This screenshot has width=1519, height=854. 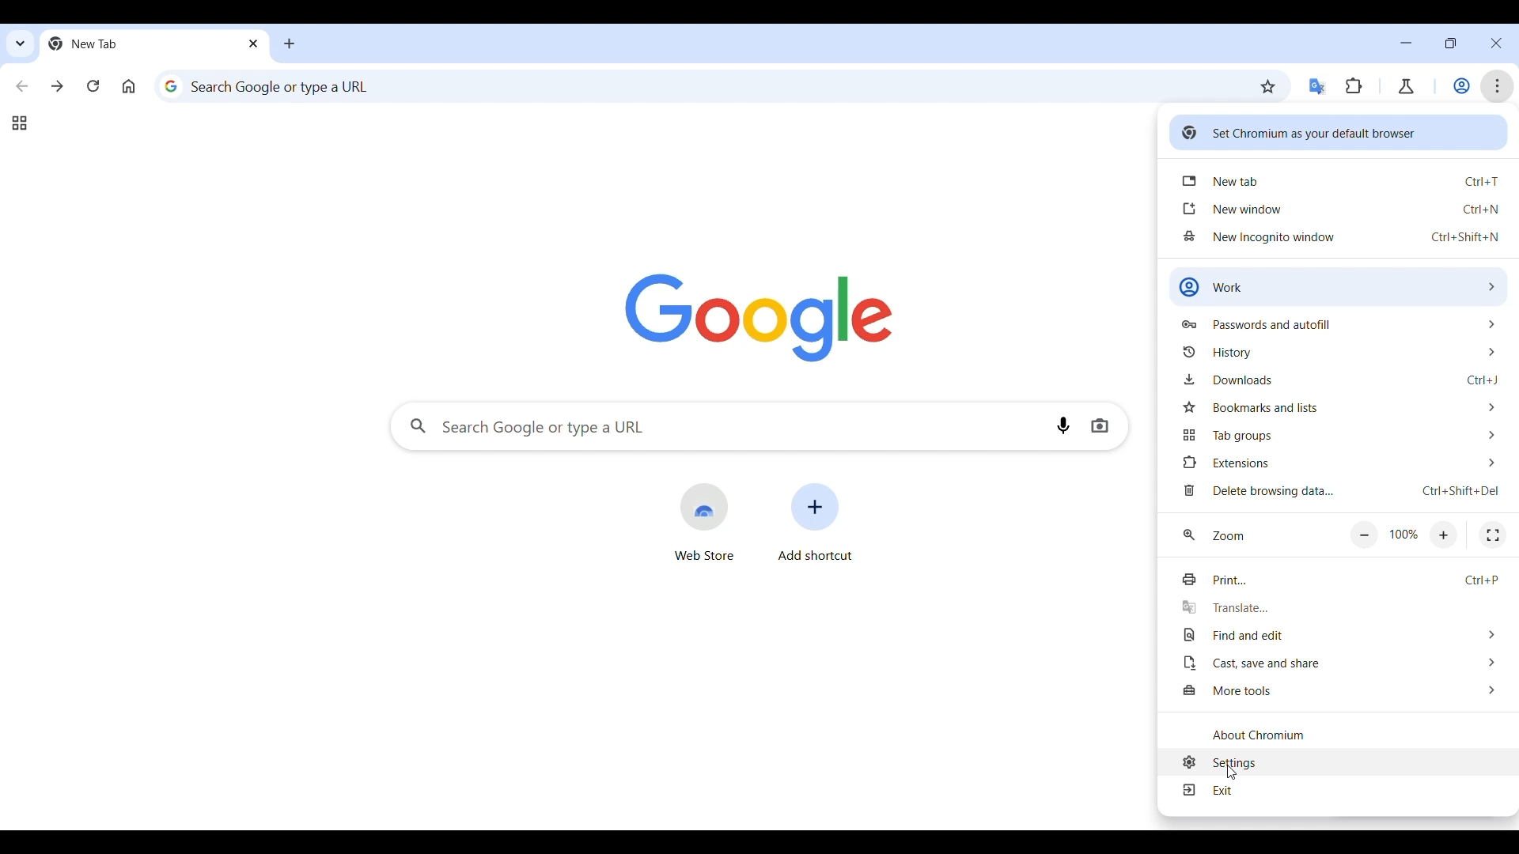 I want to click on Zoom in, so click(x=1443, y=536).